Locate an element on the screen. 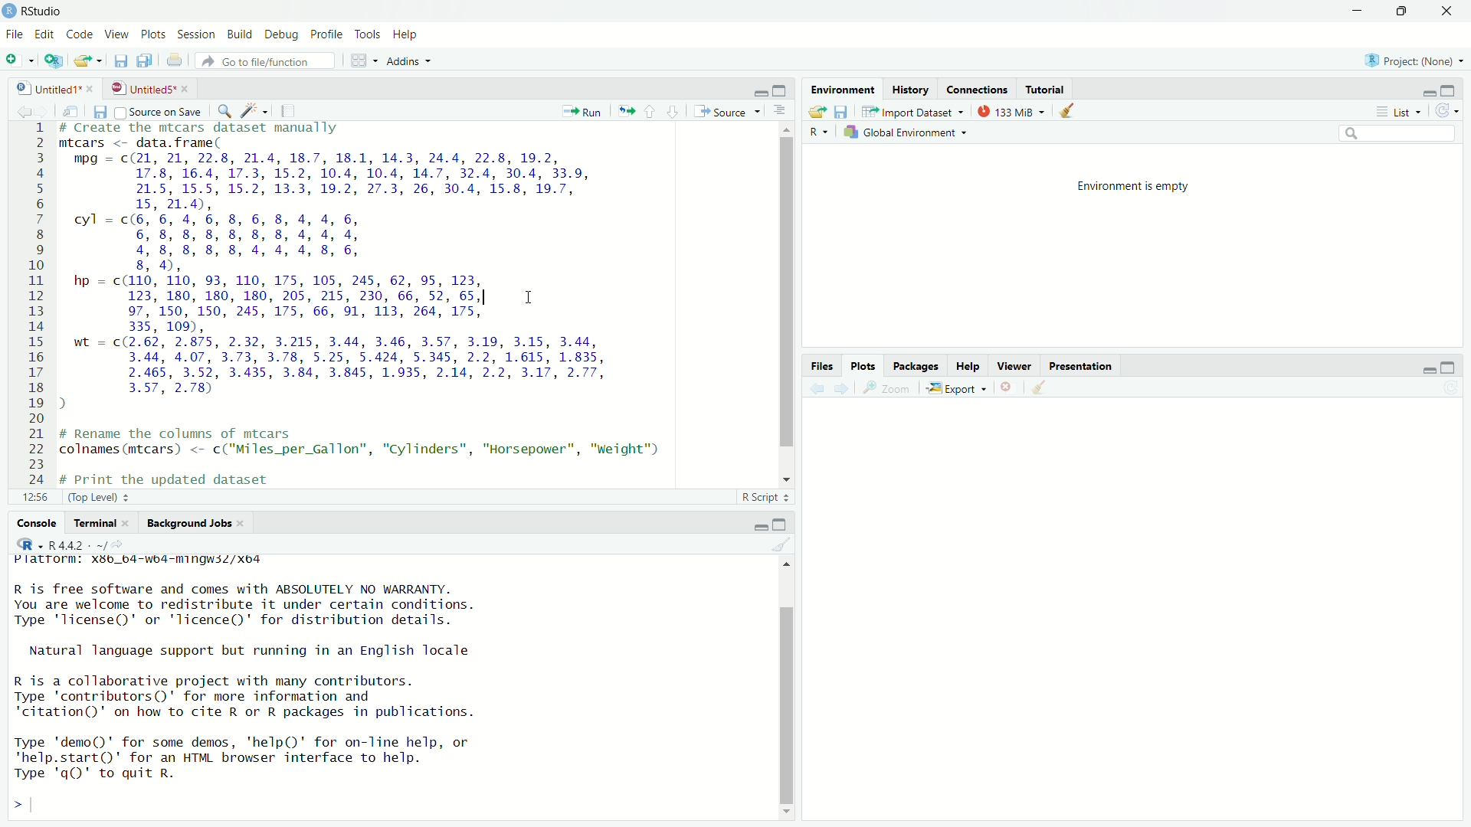 The height and width of the screenshot is (827, 1471). Build is located at coordinates (239, 33).